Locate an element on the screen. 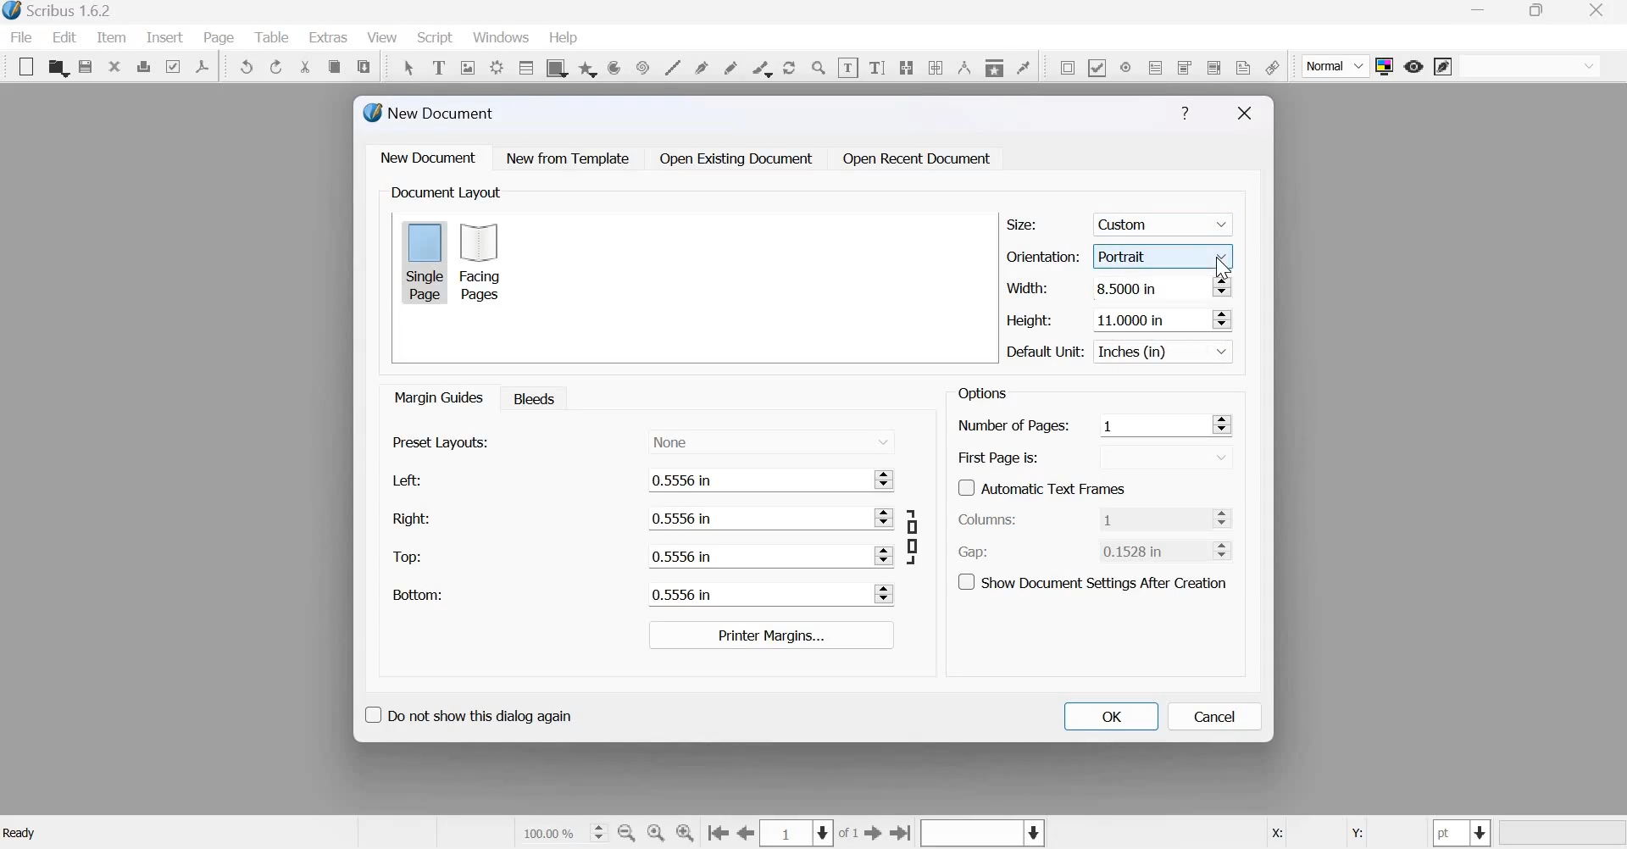 The height and width of the screenshot is (849, 1627). spiral is located at coordinates (641, 66).